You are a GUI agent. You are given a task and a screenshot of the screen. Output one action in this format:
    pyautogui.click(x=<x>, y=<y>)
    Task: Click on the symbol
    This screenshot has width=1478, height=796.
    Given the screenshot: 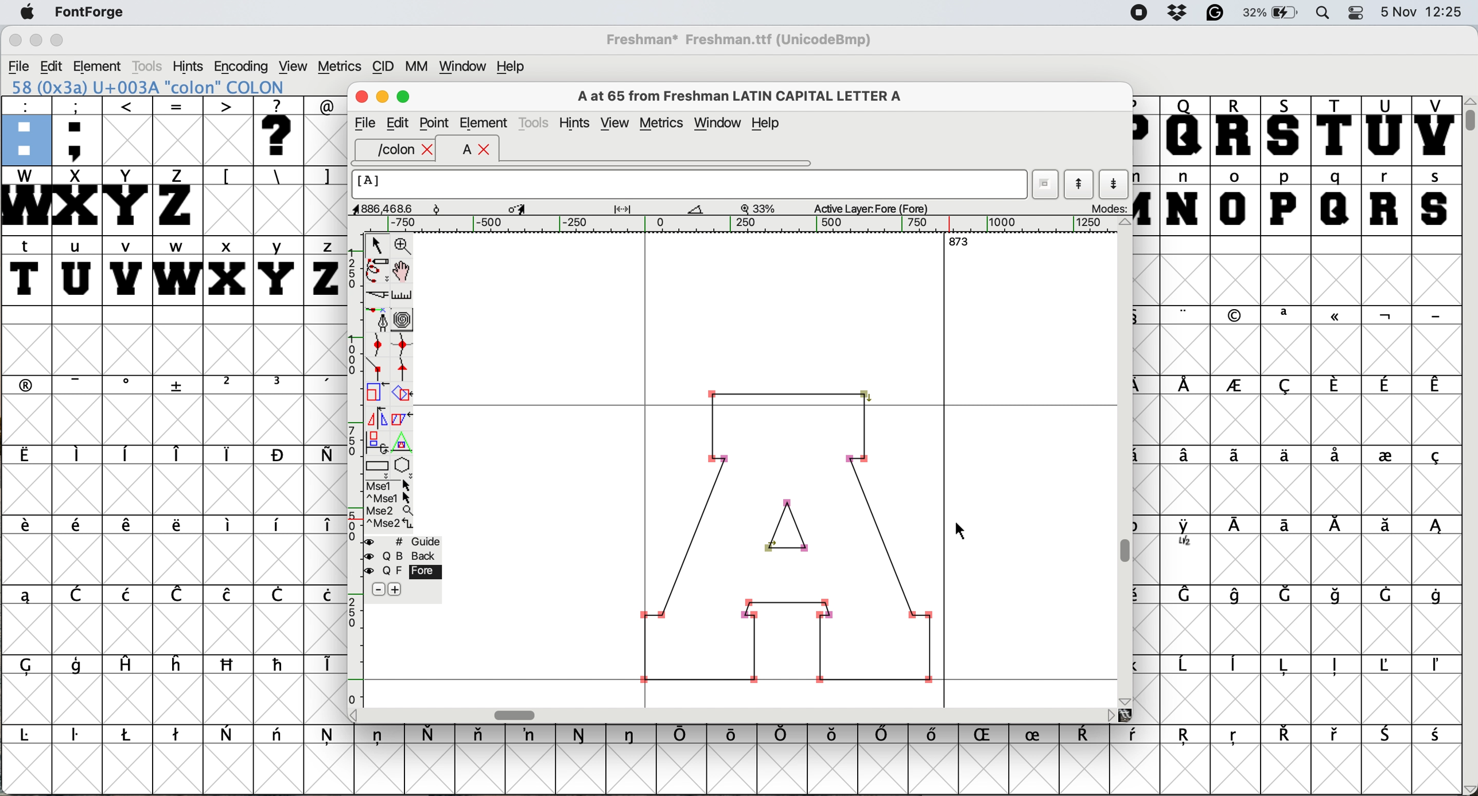 What is the action you would take?
    pyautogui.click(x=279, y=737)
    